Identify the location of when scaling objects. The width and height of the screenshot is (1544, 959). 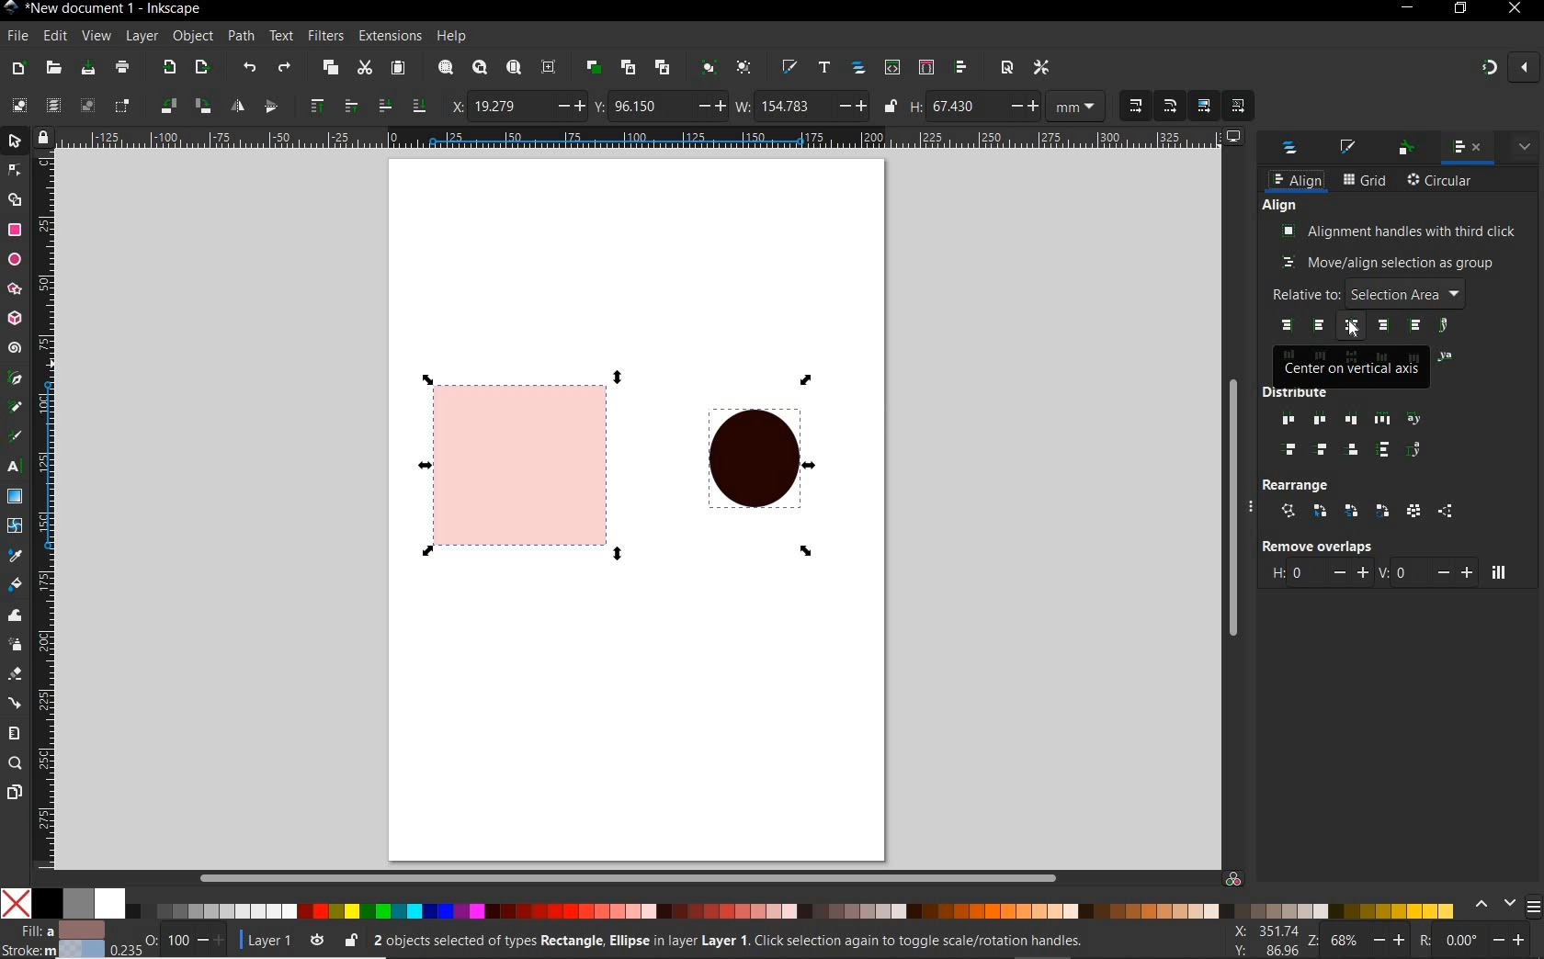
(1135, 106).